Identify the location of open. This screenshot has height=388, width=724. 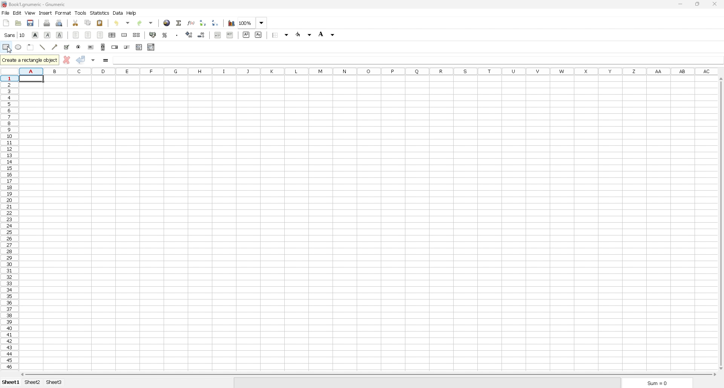
(18, 23).